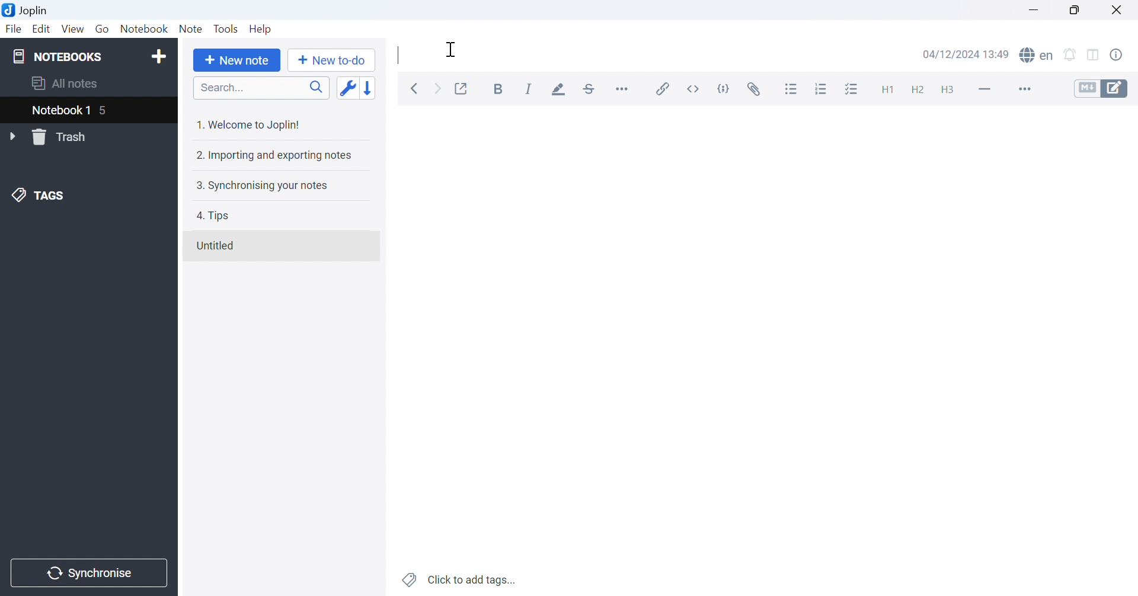 This screenshot has height=596, width=1138. Describe the element at coordinates (756, 87) in the screenshot. I see `Attach file` at that location.